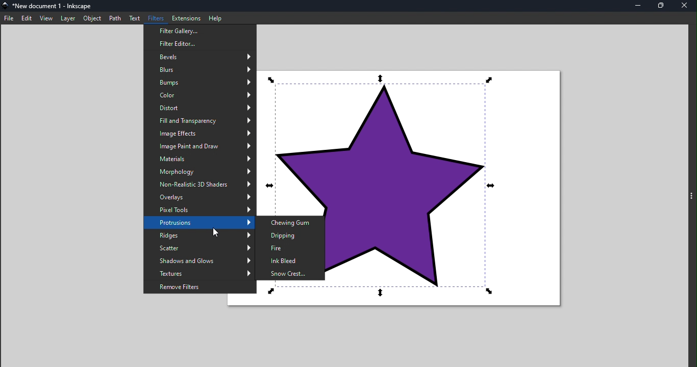 Image resolution: width=697 pixels, height=367 pixels. Describe the element at coordinates (200, 83) in the screenshot. I see `Bumps` at that location.